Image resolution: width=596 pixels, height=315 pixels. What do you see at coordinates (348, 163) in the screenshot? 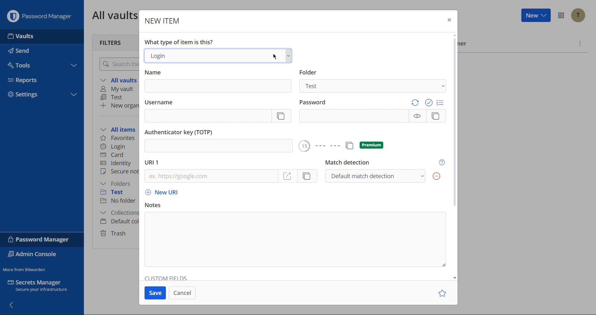
I see `Match detection` at bounding box center [348, 163].